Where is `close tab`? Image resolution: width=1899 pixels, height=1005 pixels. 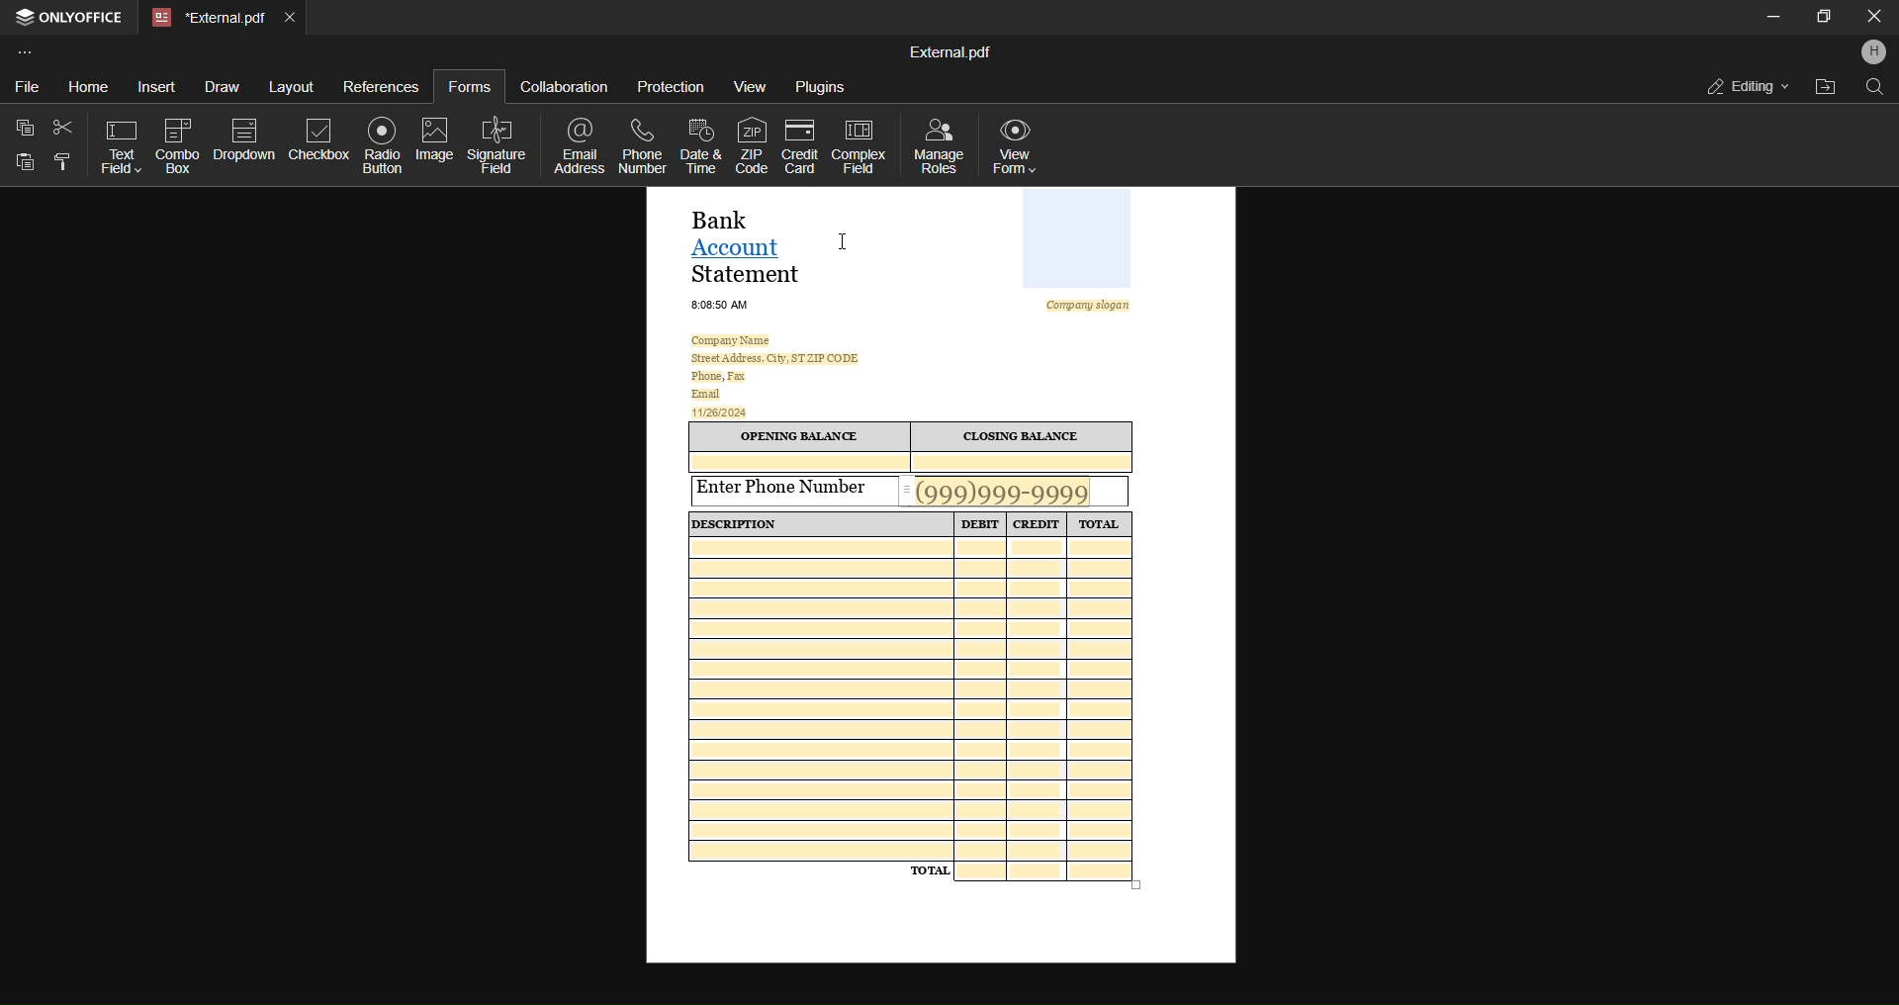
close tab is located at coordinates (288, 18).